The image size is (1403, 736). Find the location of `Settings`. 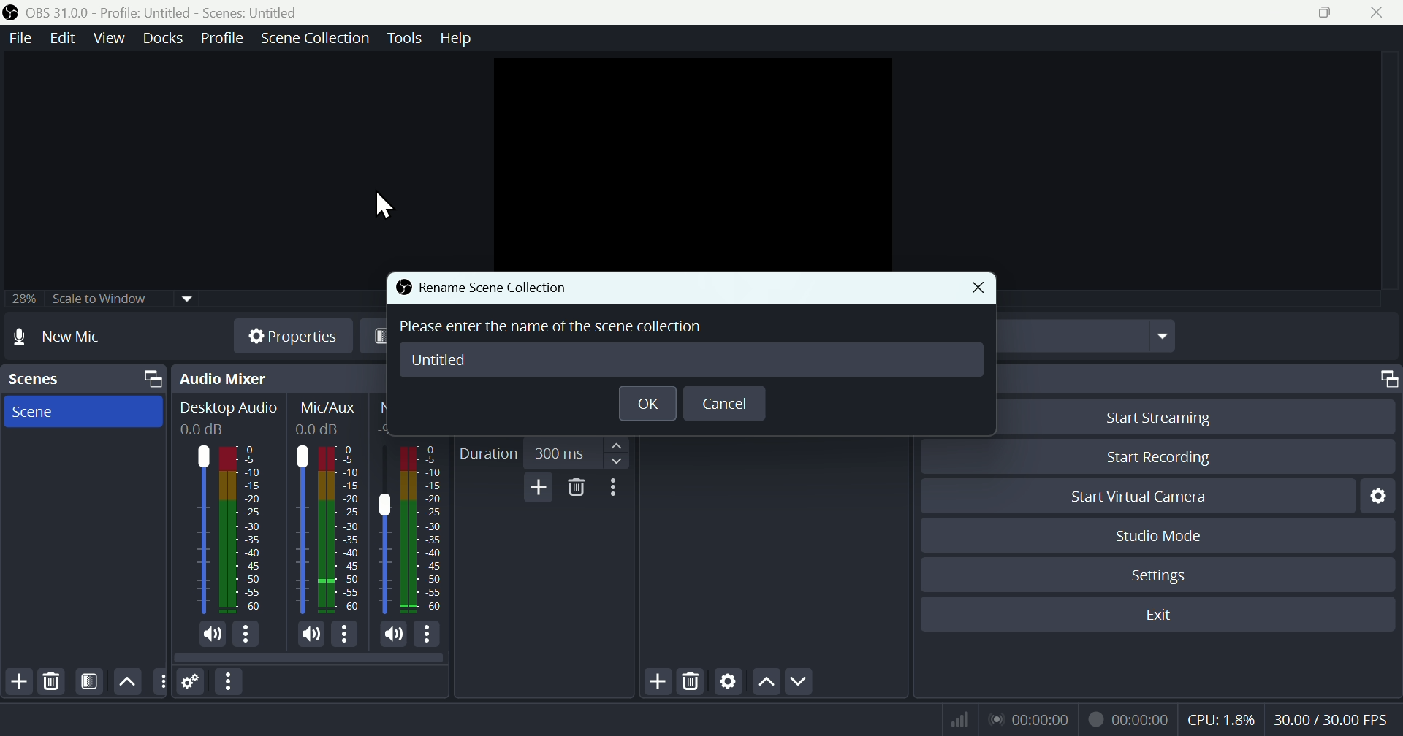

Settings is located at coordinates (1383, 501).